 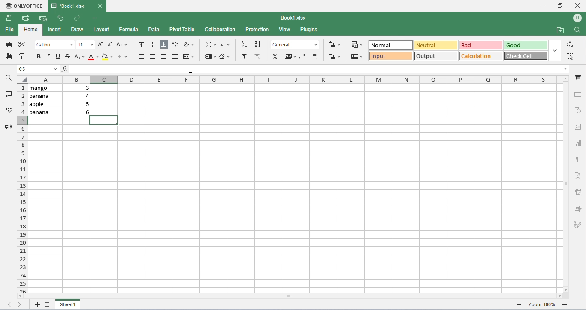 I want to click on background color, so click(x=106, y=57).